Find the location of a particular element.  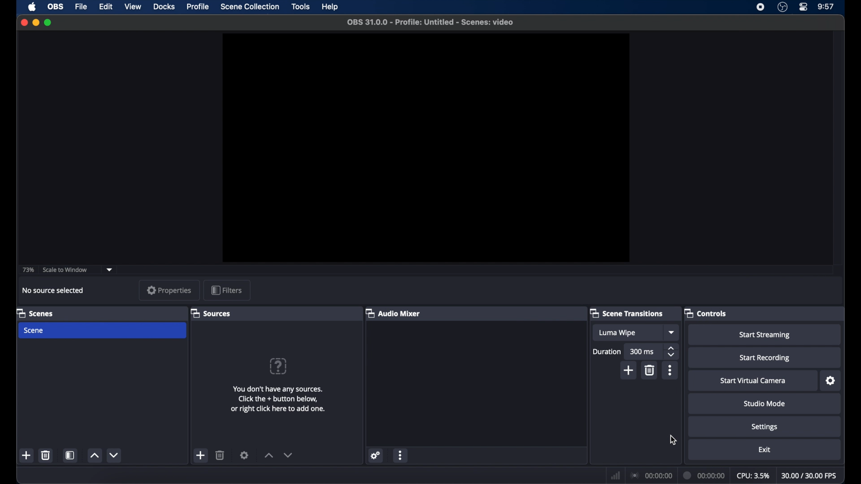

scale to window is located at coordinates (65, 270).